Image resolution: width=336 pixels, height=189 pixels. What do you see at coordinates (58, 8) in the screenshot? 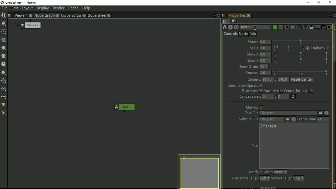
I see `Render` at bounding box center [58, 8].